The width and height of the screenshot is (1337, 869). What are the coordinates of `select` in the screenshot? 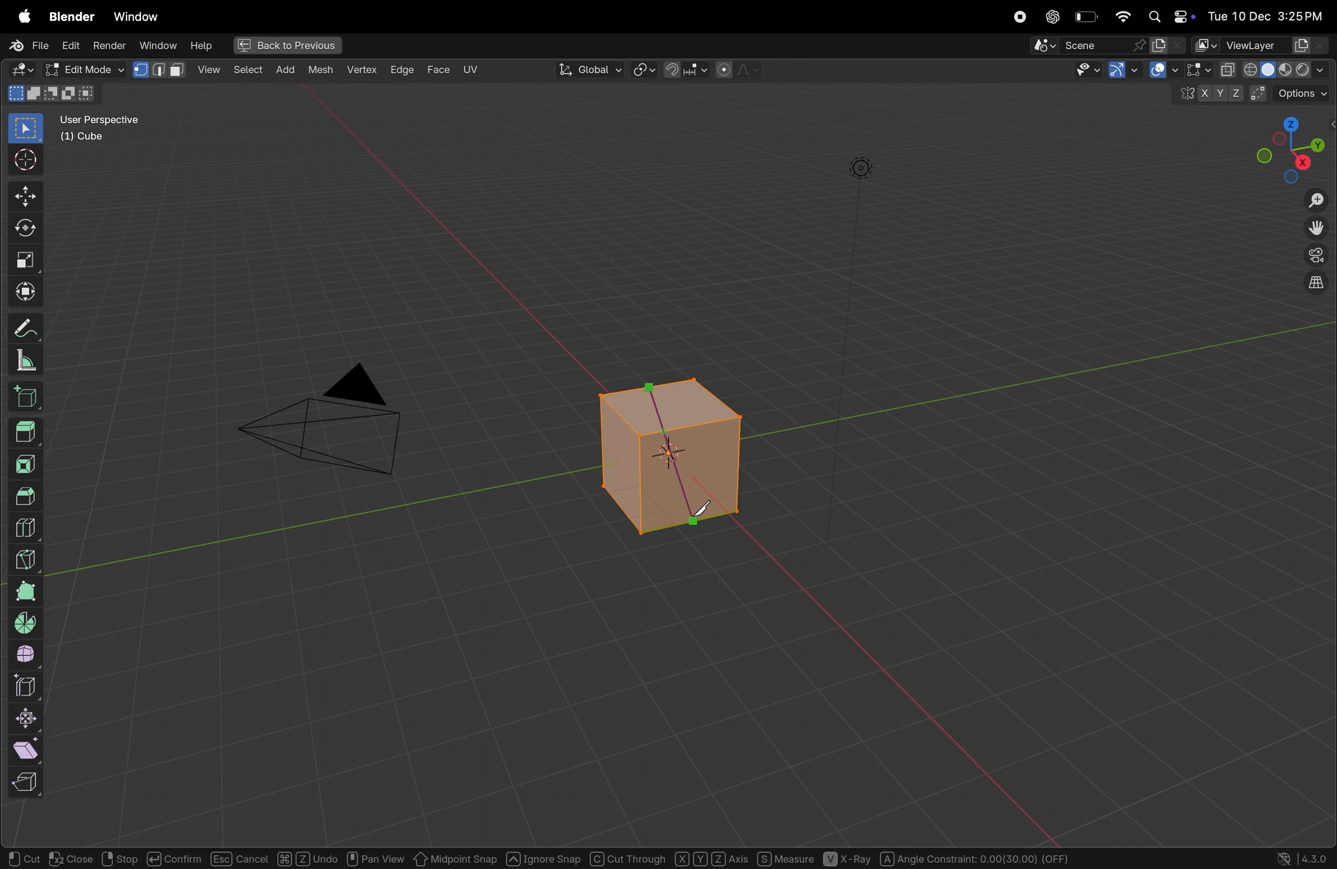 It's located at (22, 129).